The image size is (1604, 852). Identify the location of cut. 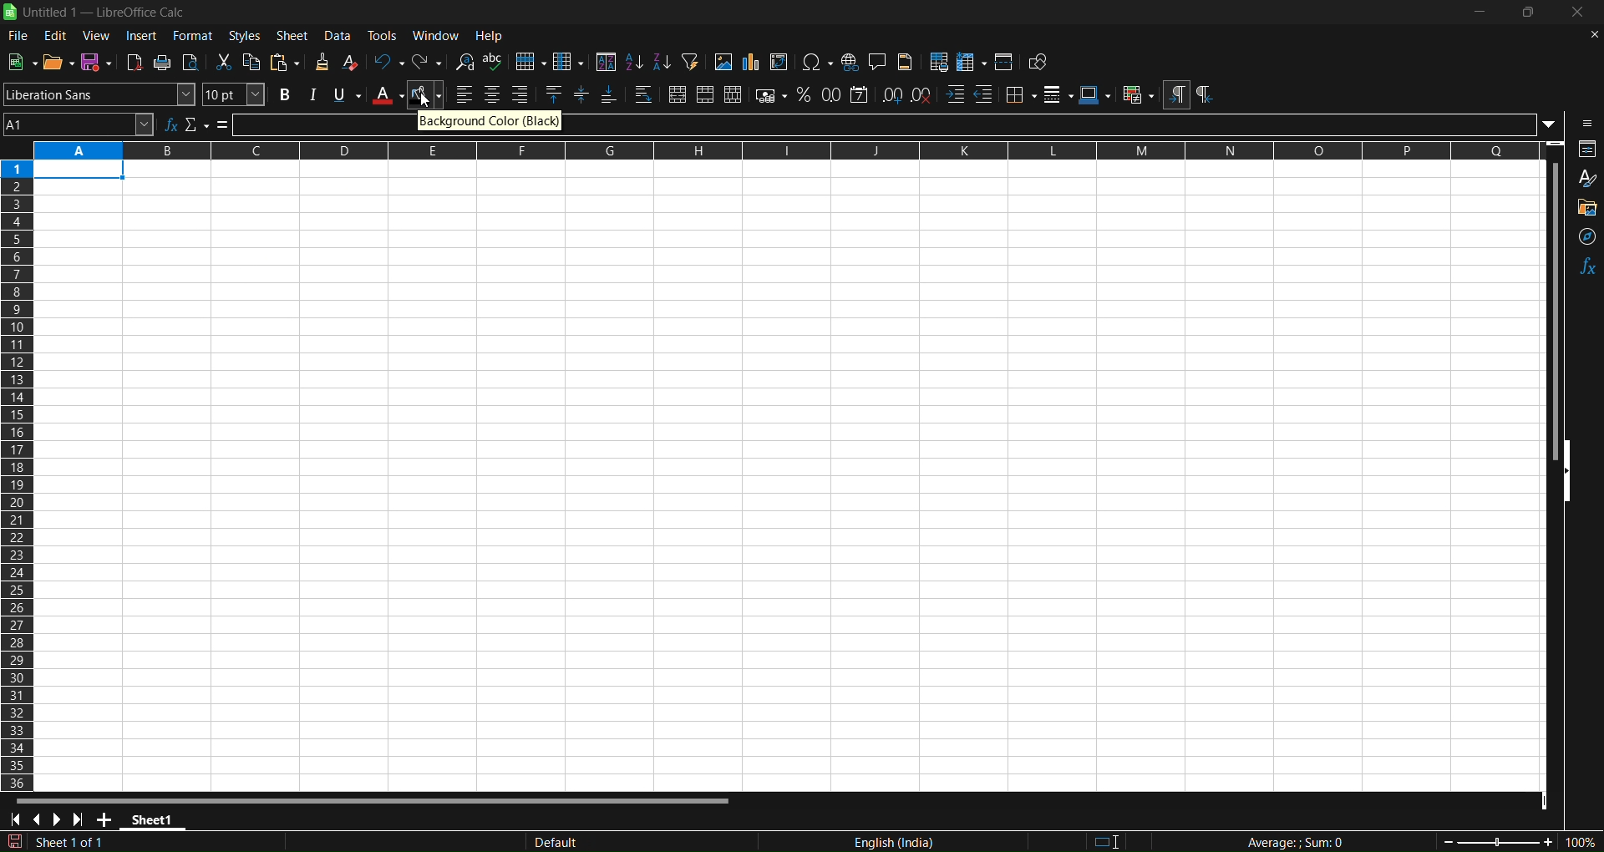
(223, 63).